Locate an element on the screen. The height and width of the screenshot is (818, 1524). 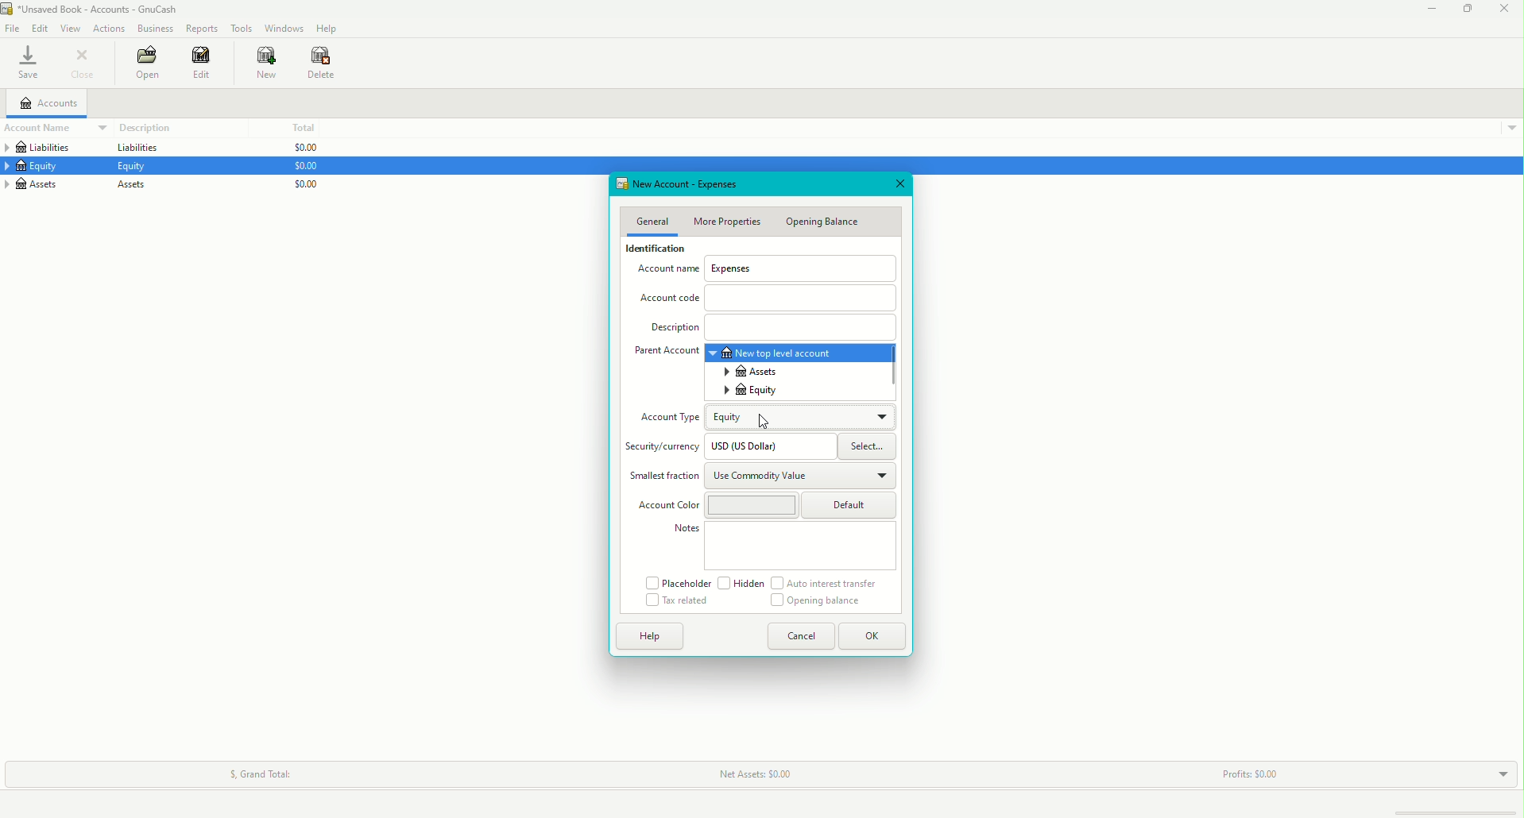
Cursor is located at coordinates (764, 424).